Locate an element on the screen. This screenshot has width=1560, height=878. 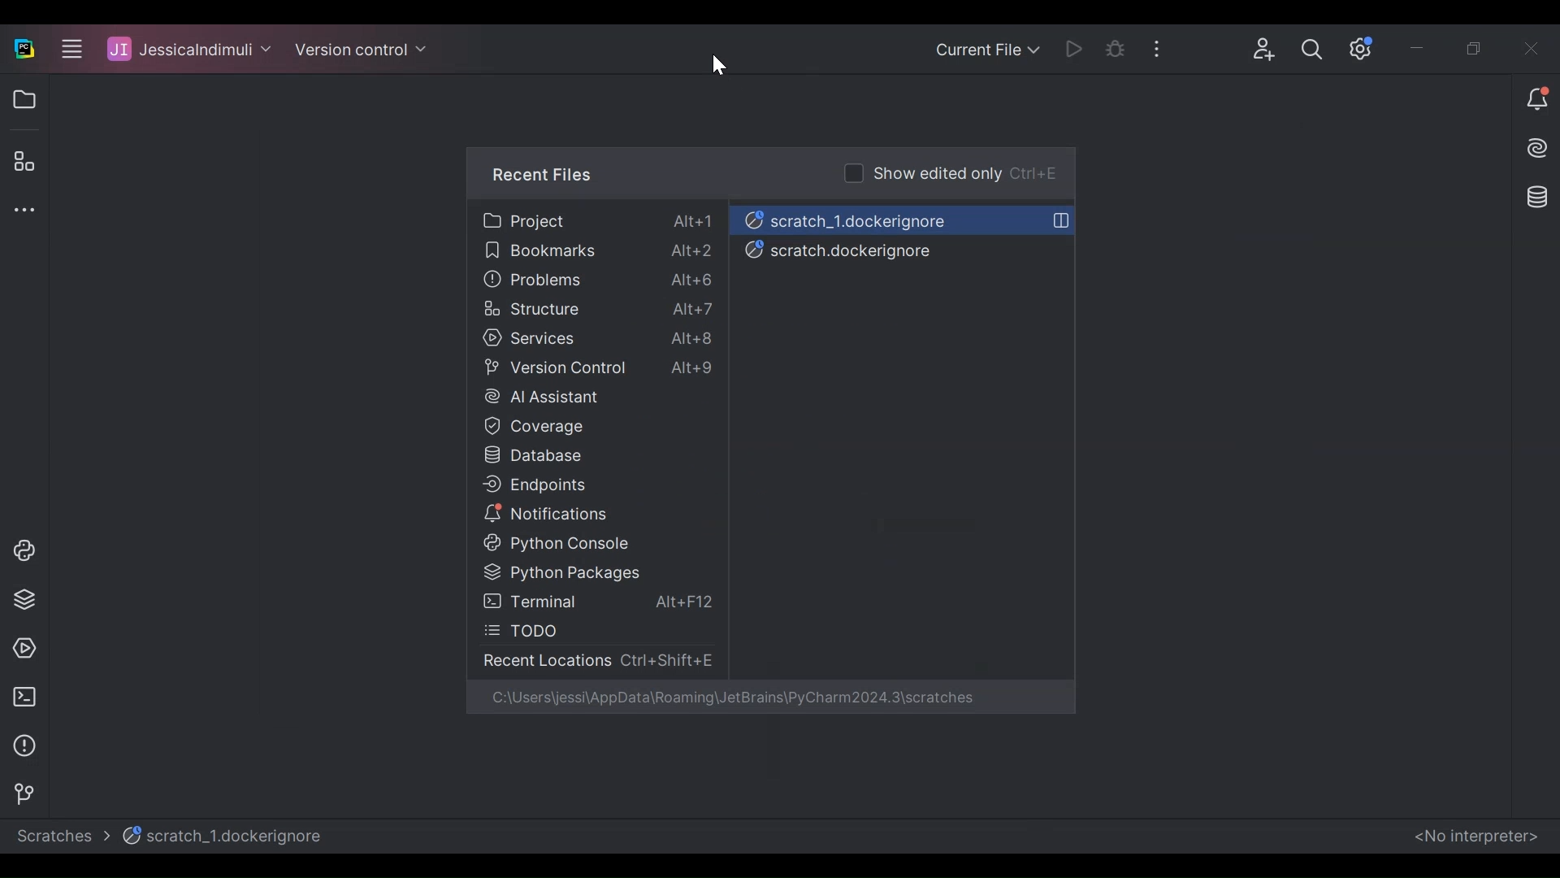
Main Menu is located at coordinates (65, 50).